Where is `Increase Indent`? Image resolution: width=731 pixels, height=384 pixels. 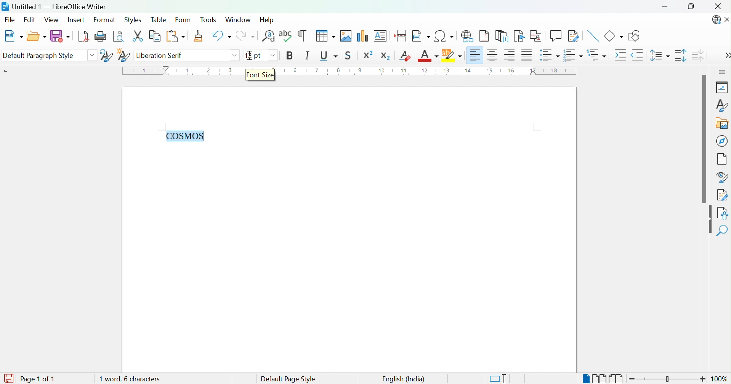
Increase Indent is located at coordinates (619, 55).